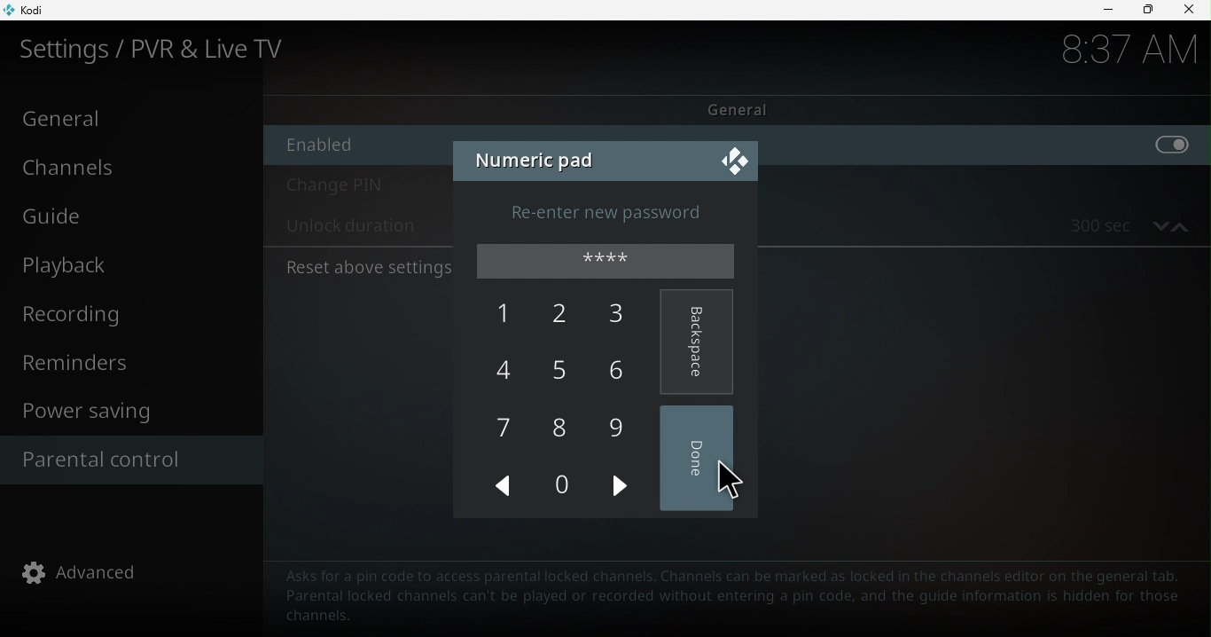  I want to click on Backspace, so click(698, 339).